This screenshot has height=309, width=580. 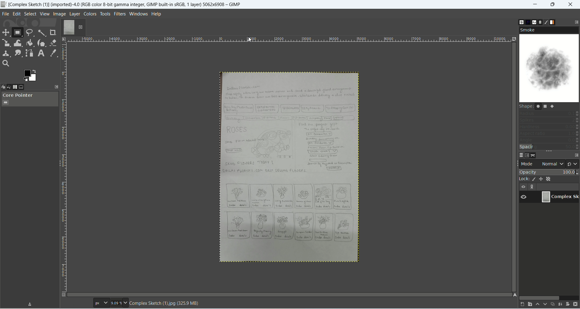 What do you see at coordinates (522, 179) in the screenshot?
I see `lock` at bounding box center [522, 179].